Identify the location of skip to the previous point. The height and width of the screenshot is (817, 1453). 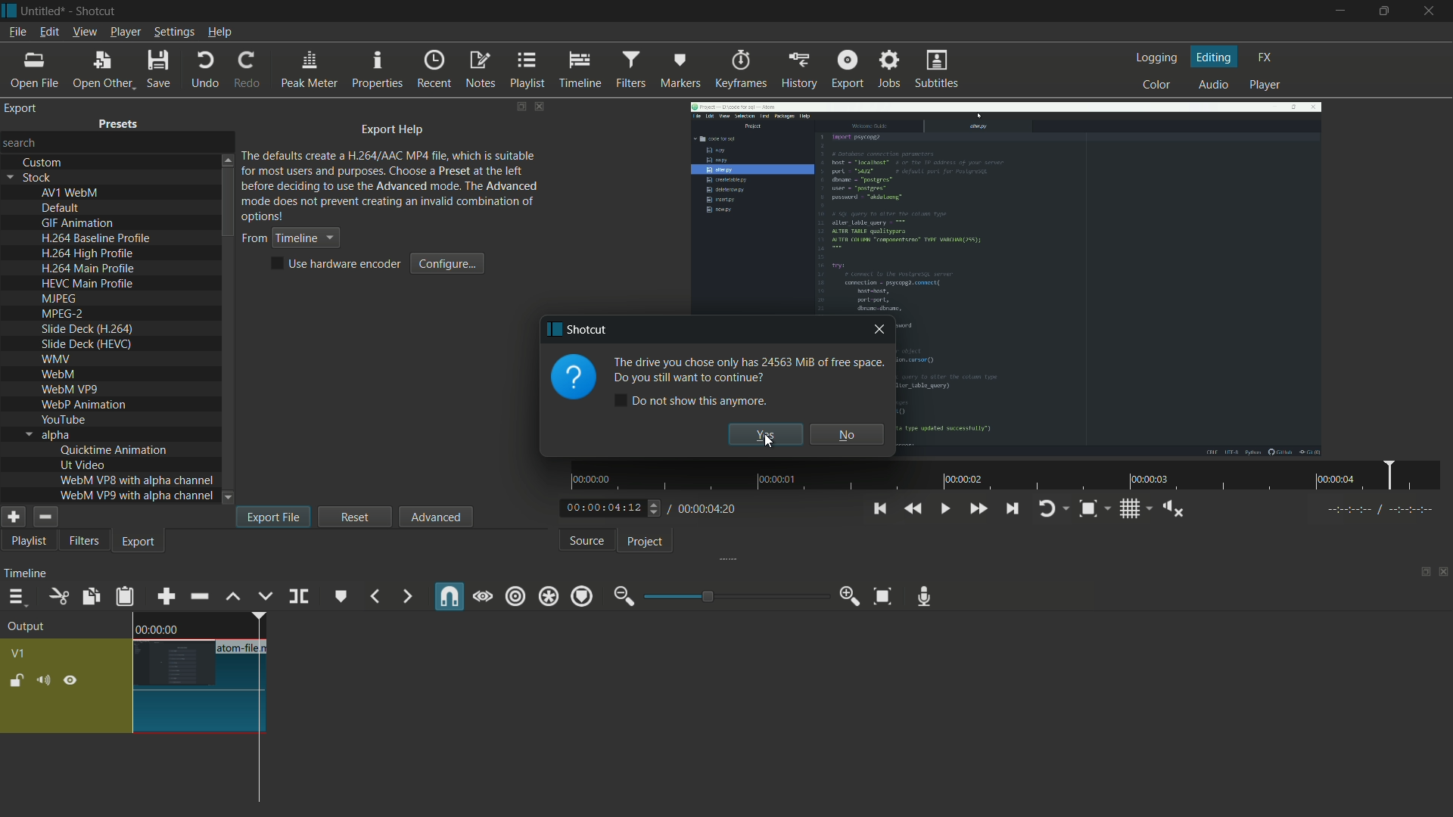
(879, 509).